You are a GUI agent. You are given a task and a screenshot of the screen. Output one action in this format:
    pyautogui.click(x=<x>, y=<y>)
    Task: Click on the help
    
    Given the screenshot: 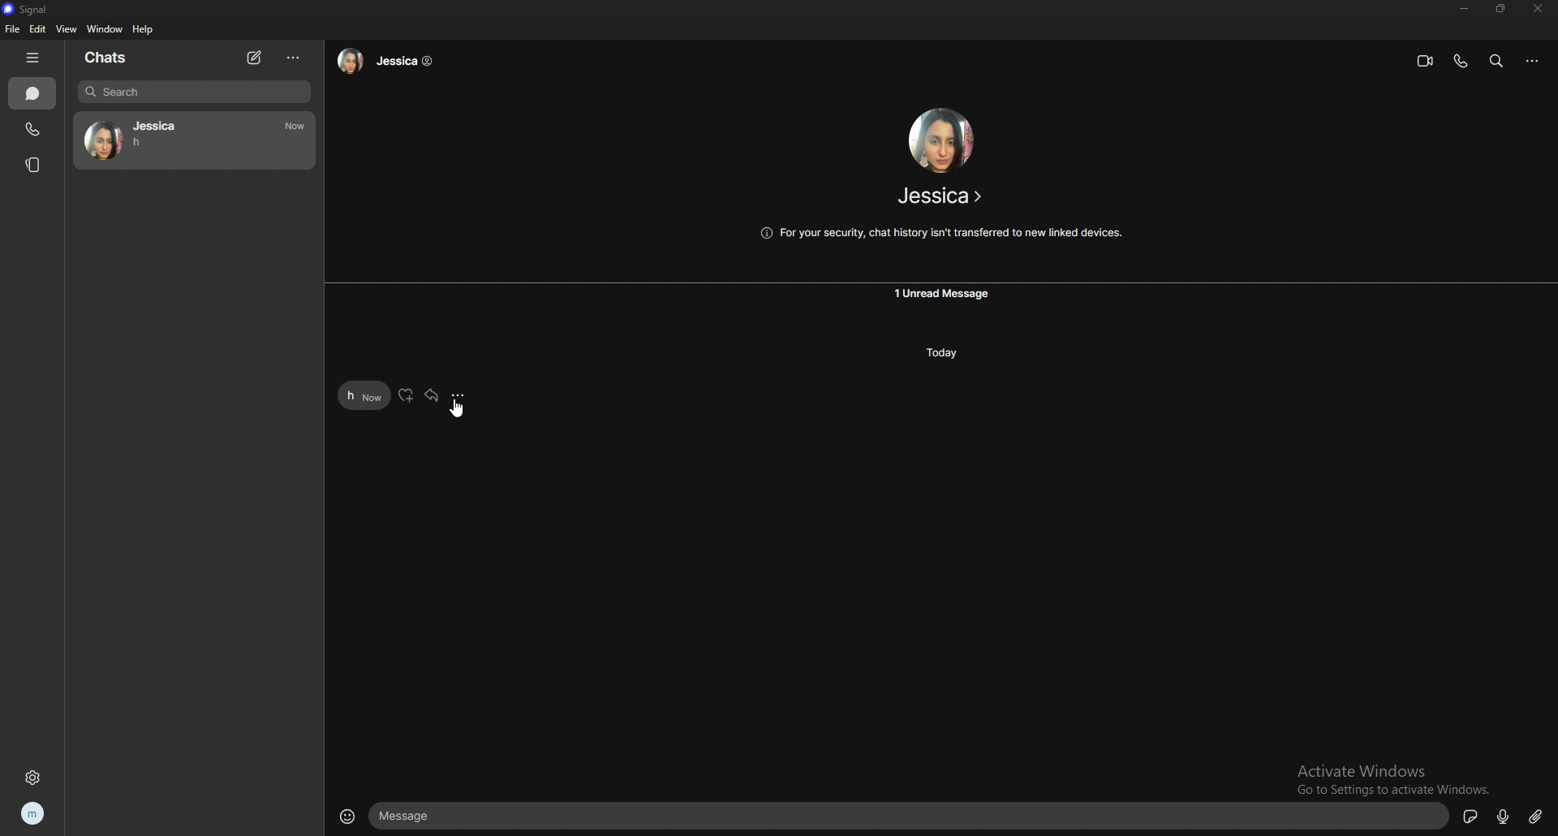 What is the action you would take?
    pyautogui.click(x=144, y=29)
    